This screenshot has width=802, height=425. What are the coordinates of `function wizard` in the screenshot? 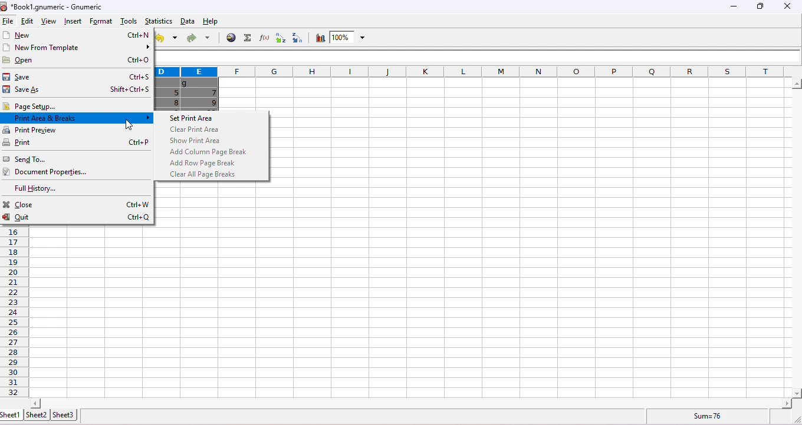 It's located at (262, 38).